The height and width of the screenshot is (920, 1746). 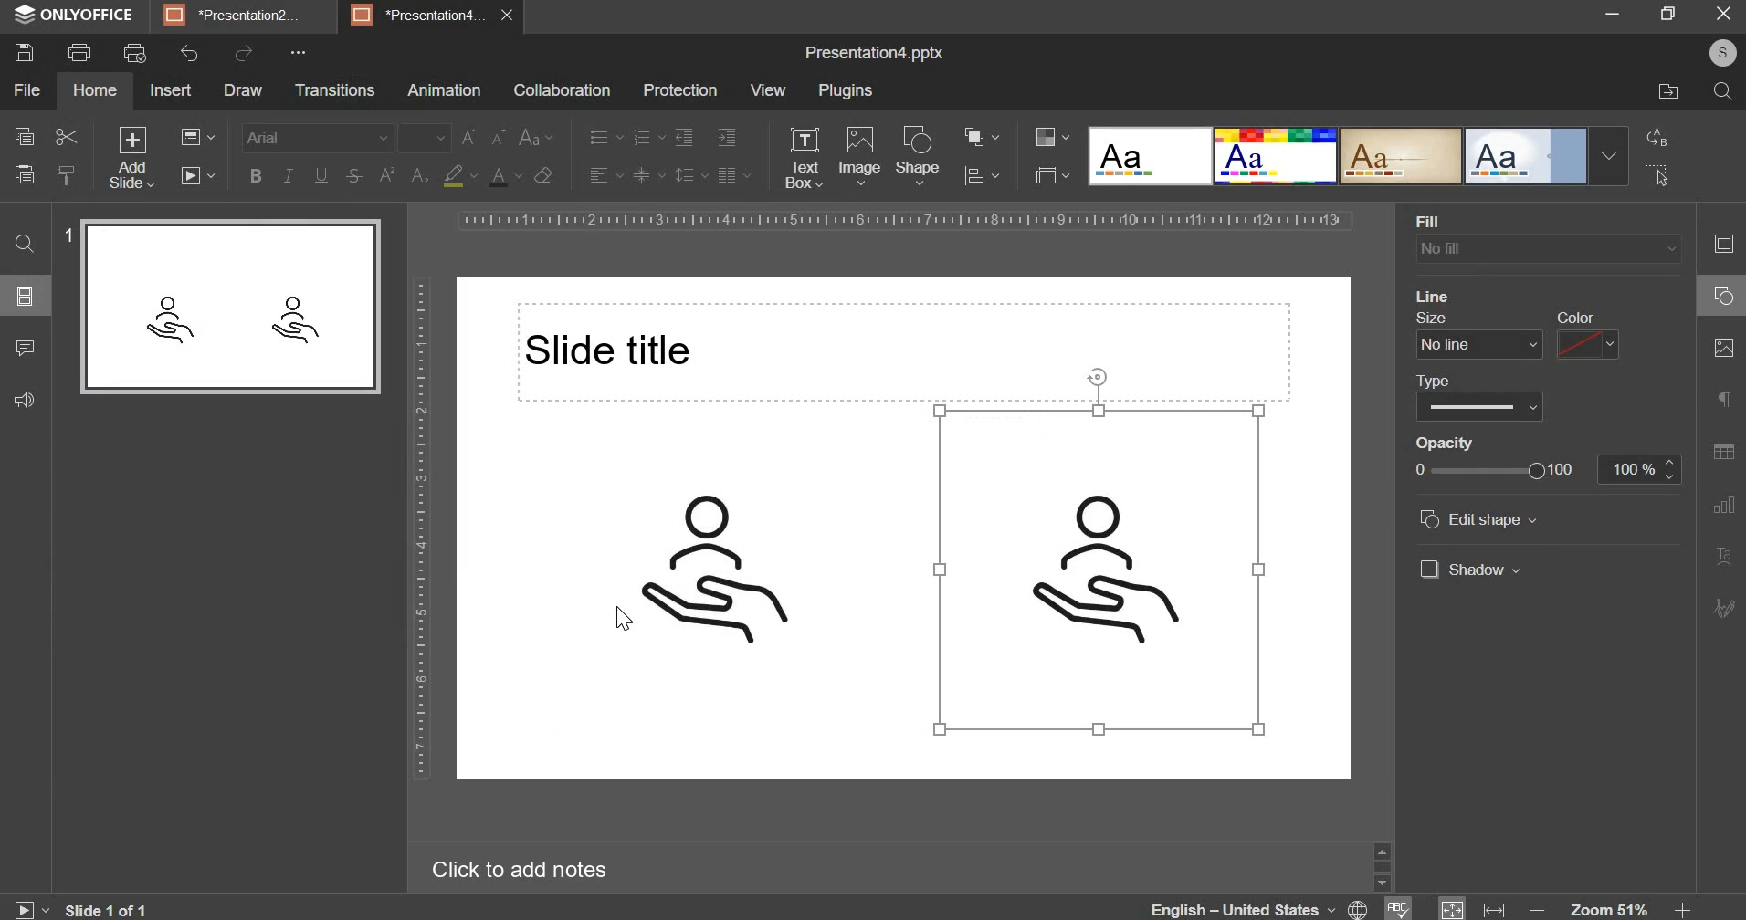 What do you see at coordinates (96, 89) in the screenshot?
I see `home` at bounding box center [96, 89].